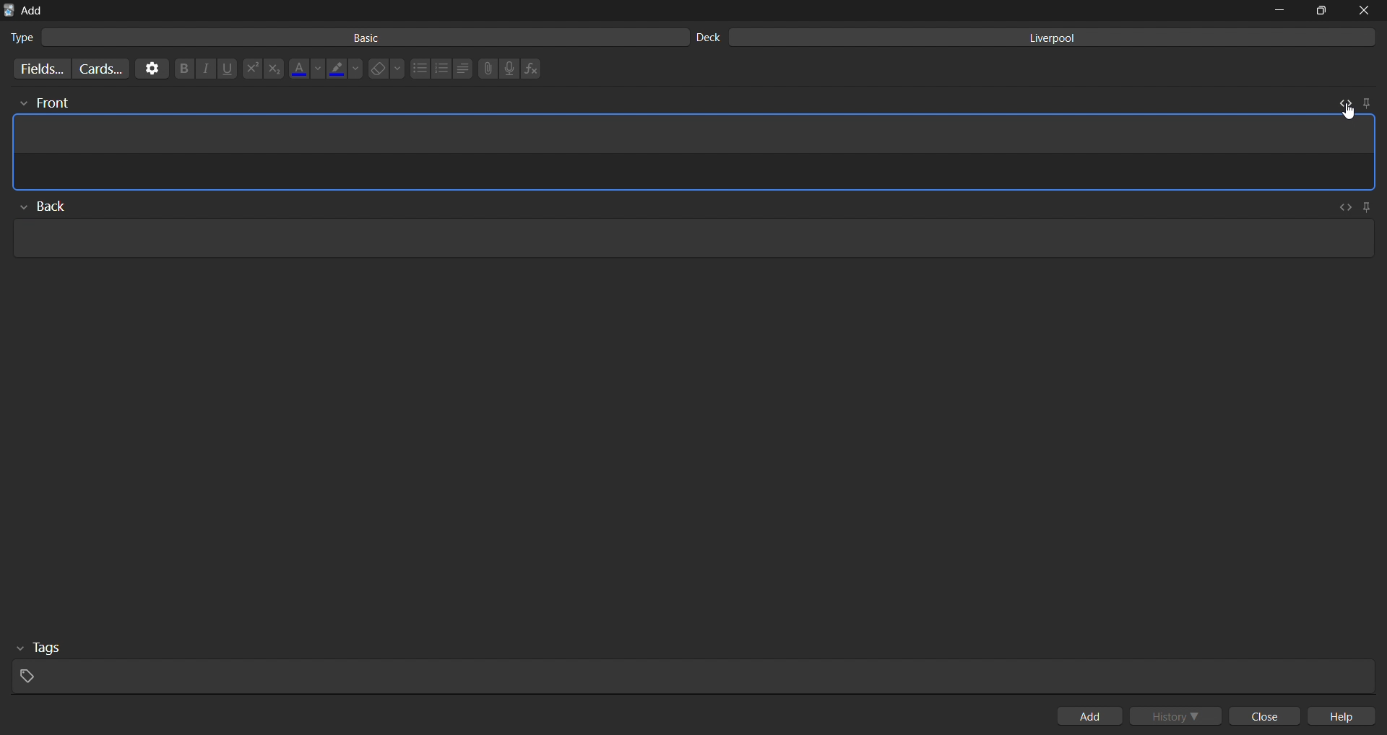 This screenshot has height=735, width=1387. I want to click on customize card templates, so click(100, 68).